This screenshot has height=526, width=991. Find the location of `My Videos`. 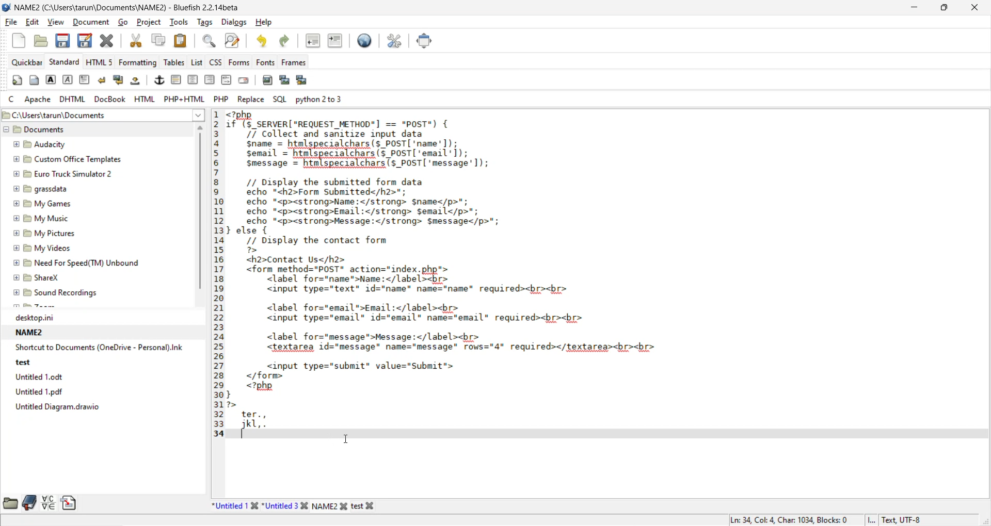

My Videos is located at coordinates (51, 248).